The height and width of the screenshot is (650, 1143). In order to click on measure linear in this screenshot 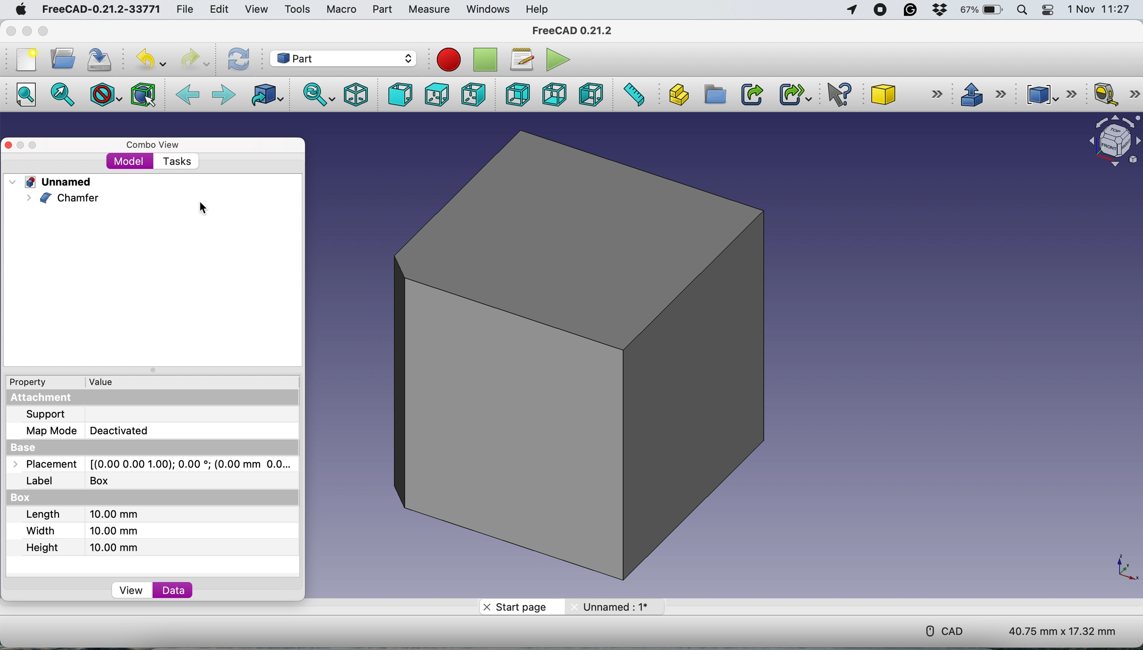, I will do `click(1116, 94)`.